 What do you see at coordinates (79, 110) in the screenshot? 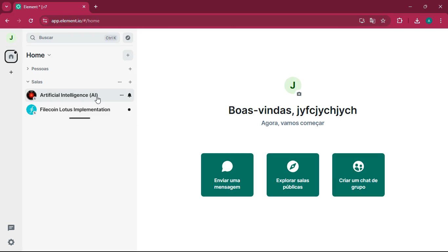
I see `filecoin lotus implementation` at bounding box center [79, 110].